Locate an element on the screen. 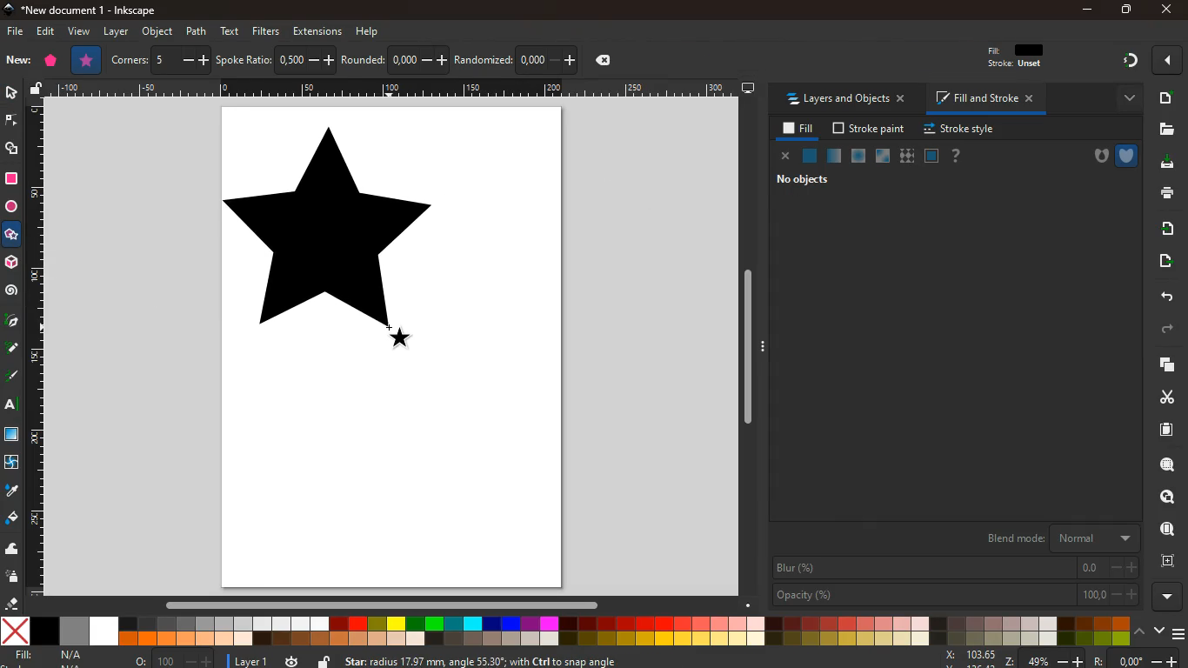 This screenshot has height=668, width=1188. path is located at coordinates (198, 31).